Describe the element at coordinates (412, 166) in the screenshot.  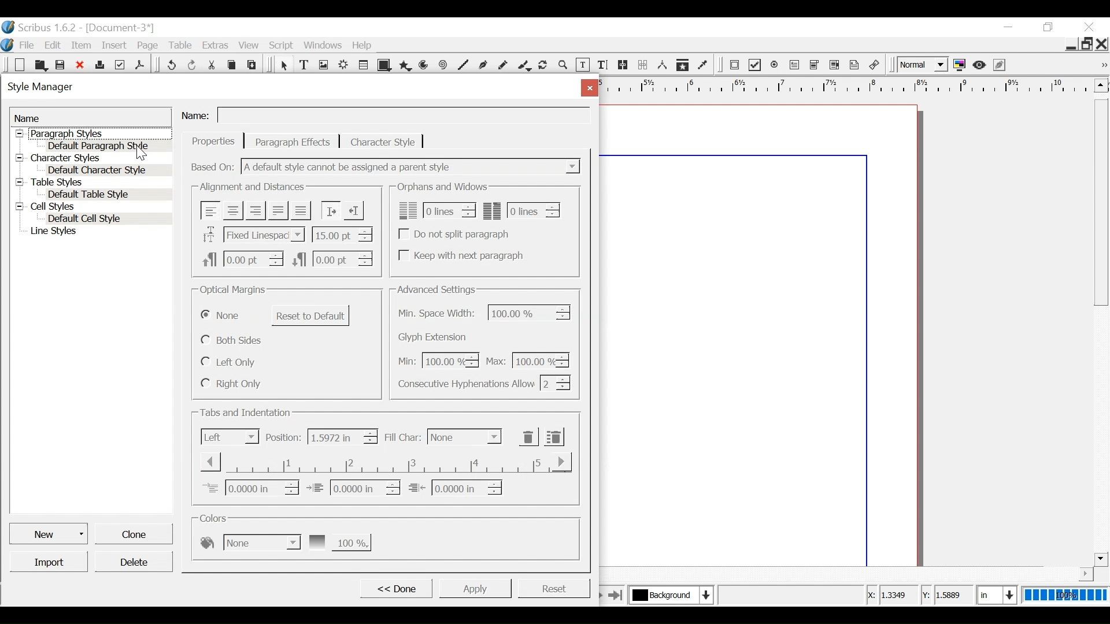
I see `Dropdown` at that location.